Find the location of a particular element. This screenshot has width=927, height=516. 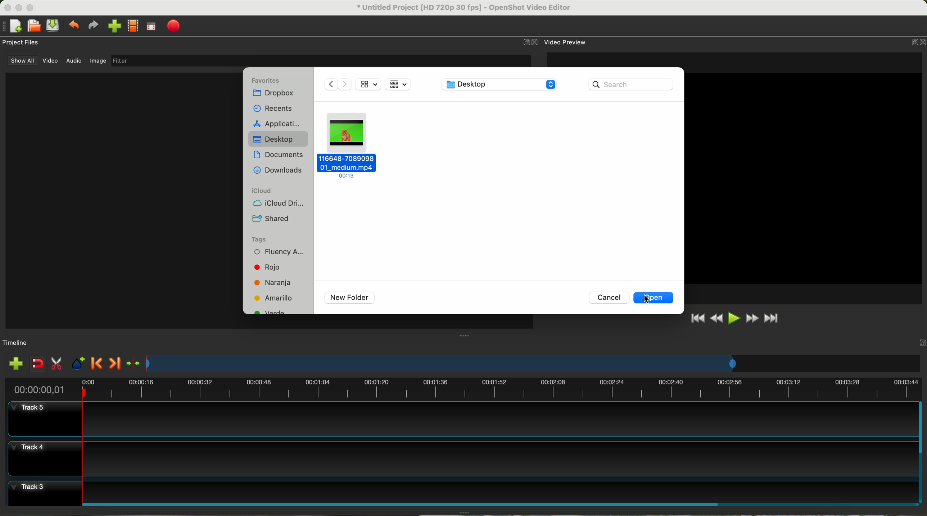

search bar is located at coordinates (633, 84).